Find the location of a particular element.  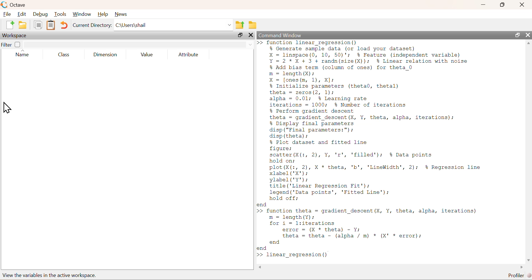

close is located at coordinates (250, 35).